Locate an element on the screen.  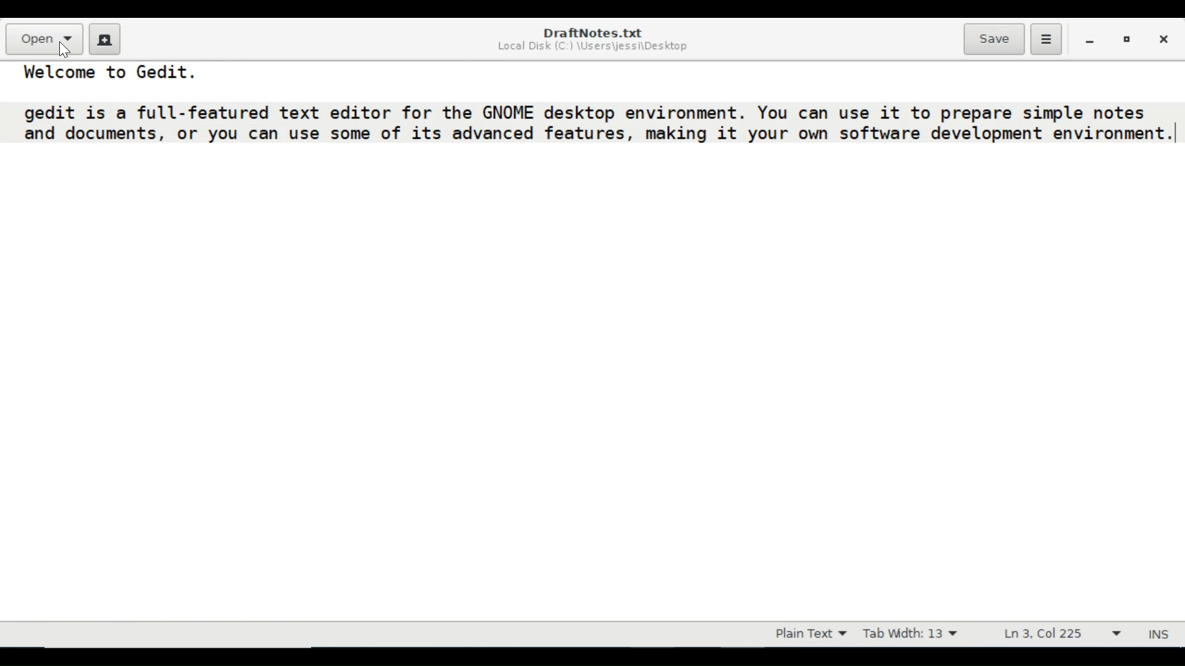
minimize is located at coordinates (1089, 39).